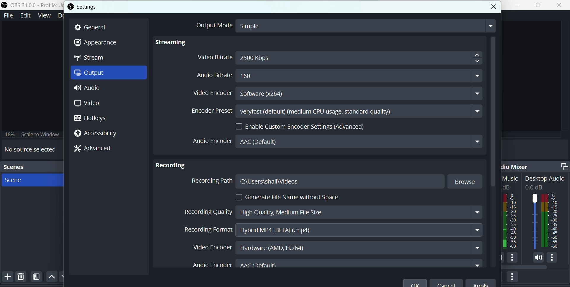 This screenshot has width=570, height=287. What do you see at coordinates (38, 278) in the screenshot?
I see `Filters` at bounding box center [38, 278].